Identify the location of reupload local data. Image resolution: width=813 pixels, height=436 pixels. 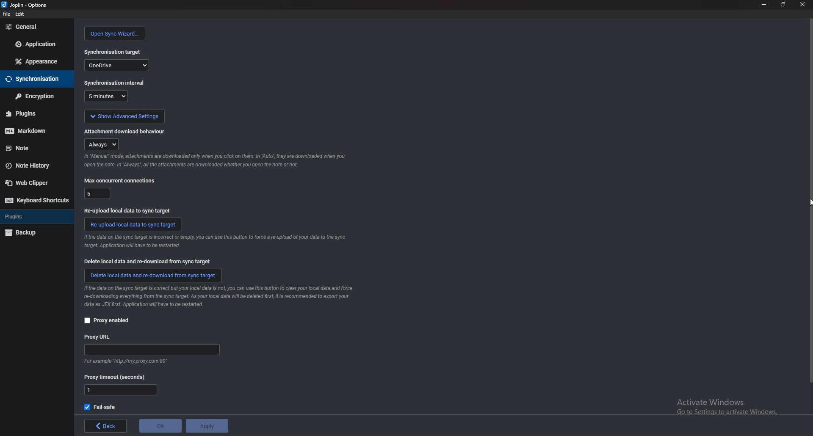
(133, 224).